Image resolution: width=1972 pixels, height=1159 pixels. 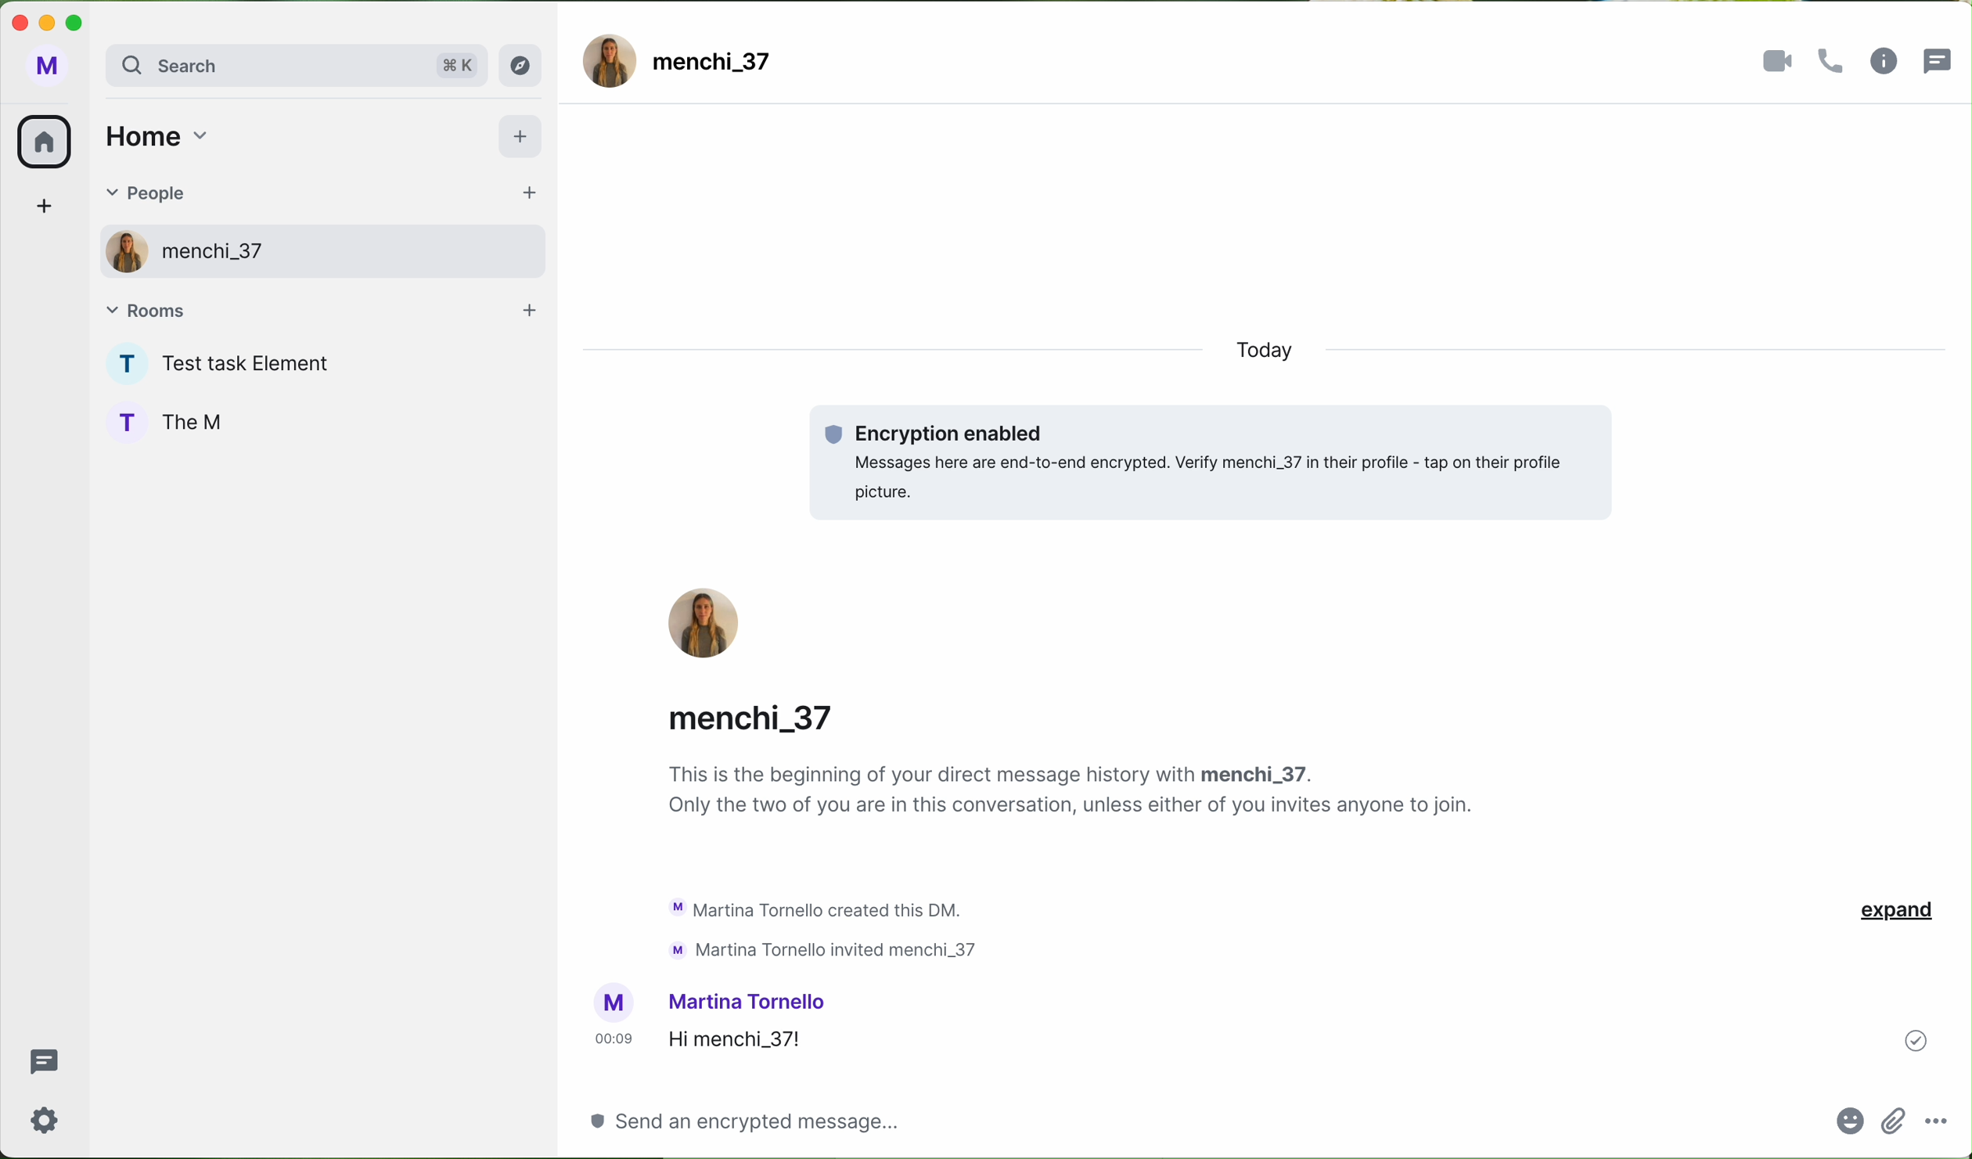 I want to click on user name, so click(x=716, y=70).